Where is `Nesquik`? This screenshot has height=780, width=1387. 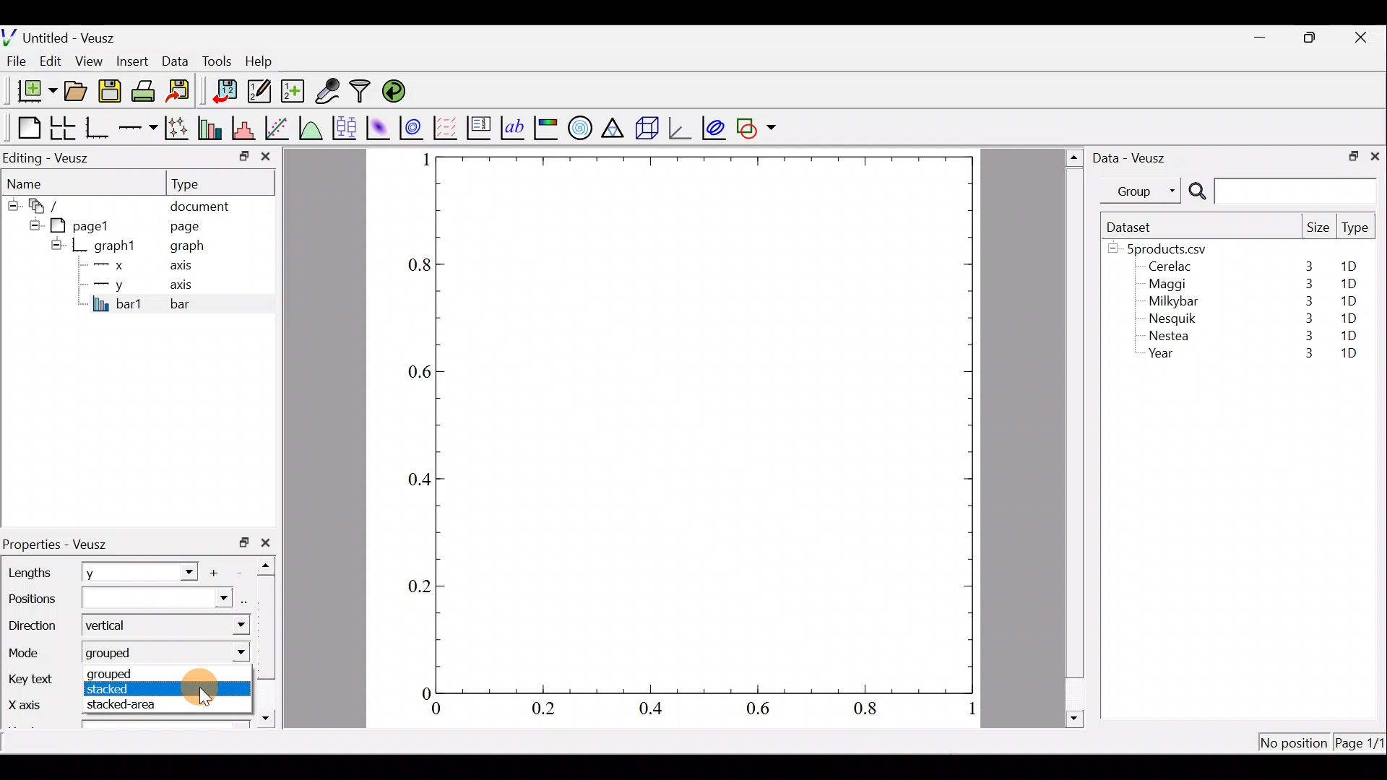
Nesquik is located at coordinates (1170, 318).